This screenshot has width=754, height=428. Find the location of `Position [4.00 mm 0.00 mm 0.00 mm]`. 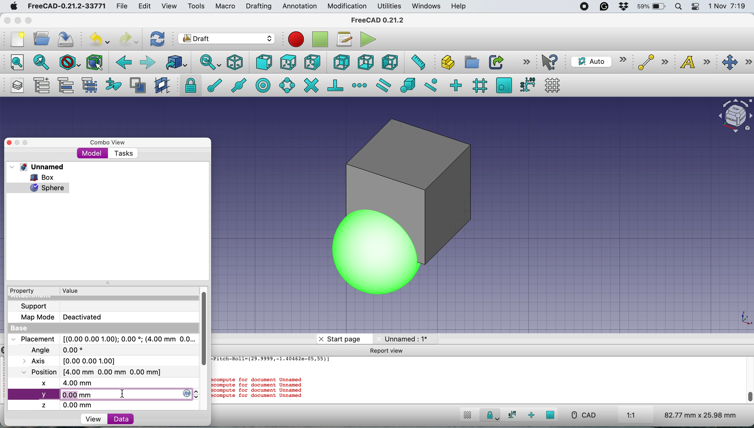

Position [4.00 mm 0.00 mm 0.00 mm] is located at coordinates (92, 372).